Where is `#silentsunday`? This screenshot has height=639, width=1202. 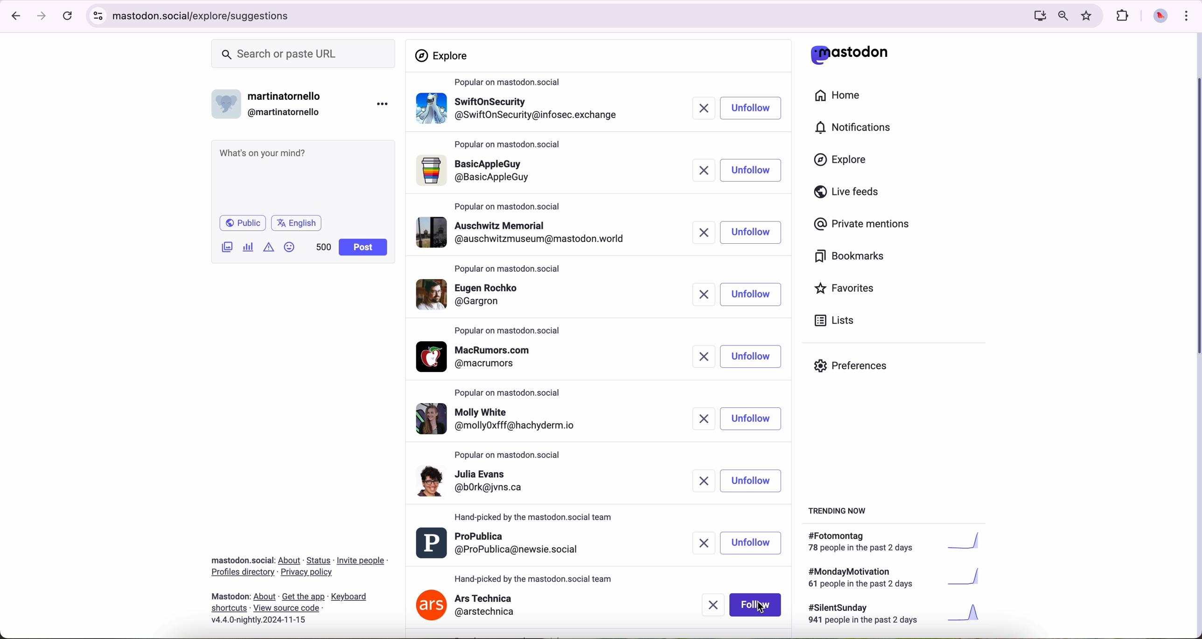
#silentsunday is located at coordinates (896, 615).